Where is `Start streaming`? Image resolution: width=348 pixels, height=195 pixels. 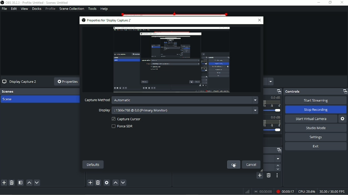
Start streaming is located at coordinates (315, 101).